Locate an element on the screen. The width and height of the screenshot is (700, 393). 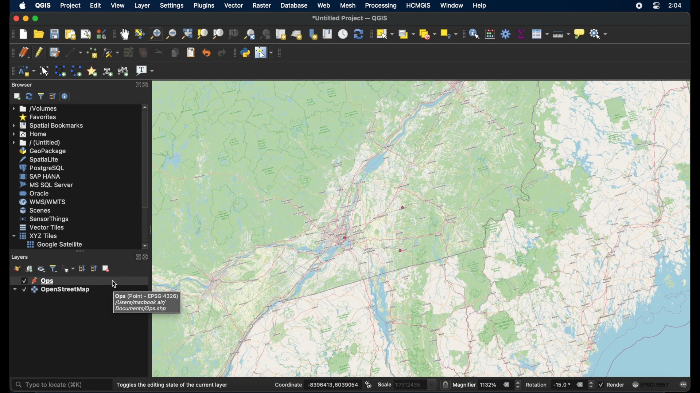
current cos is located at coordinates (651, 384).